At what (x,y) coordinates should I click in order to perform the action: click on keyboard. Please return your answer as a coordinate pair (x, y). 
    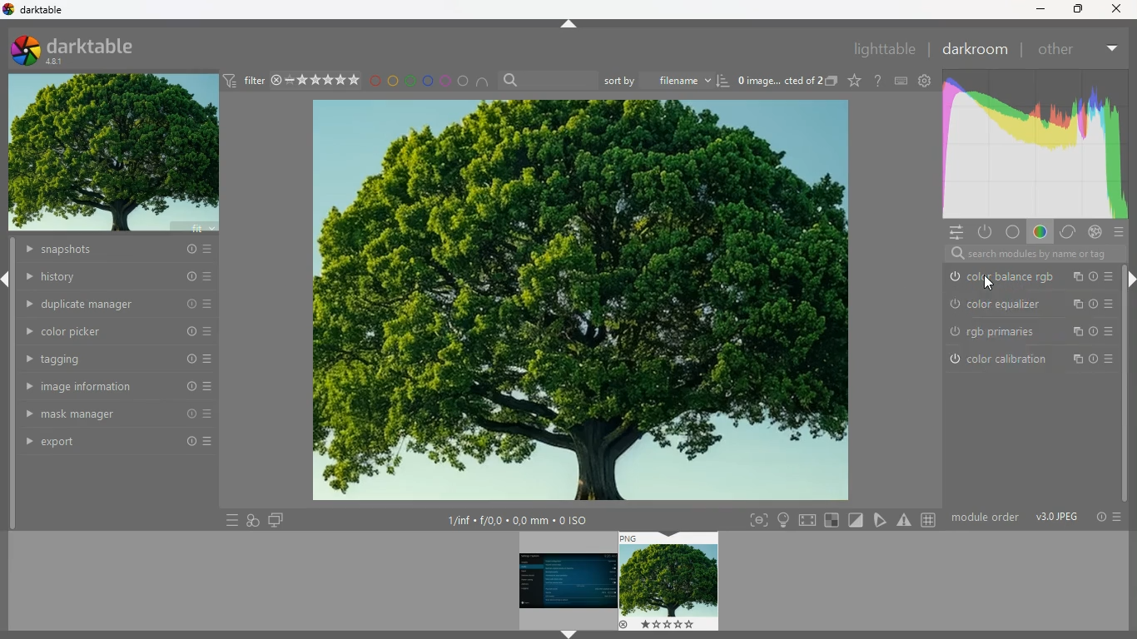
    Looking at the image, I should click on (901, 81).